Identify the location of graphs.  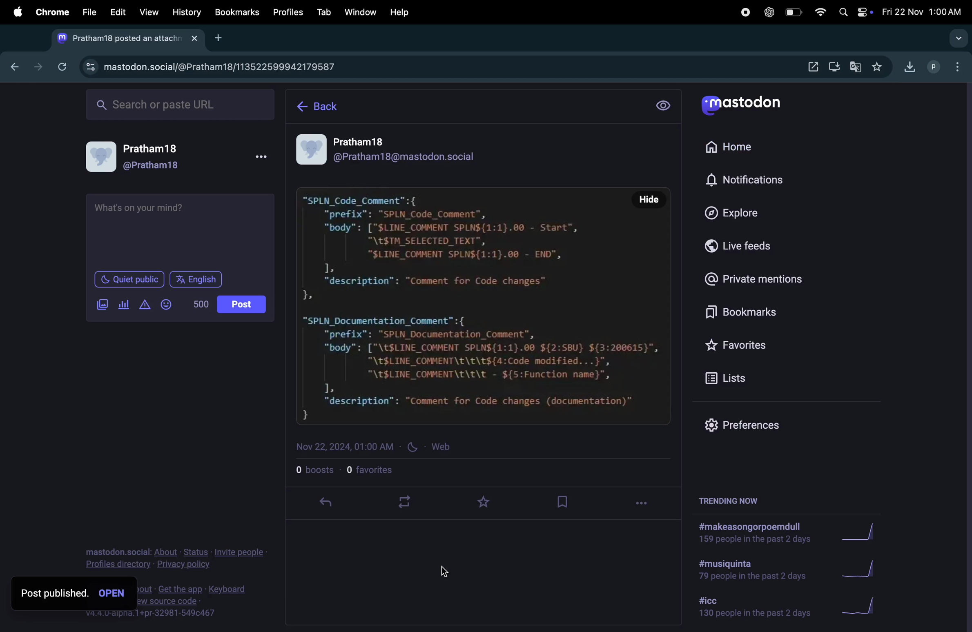
(867, 569).